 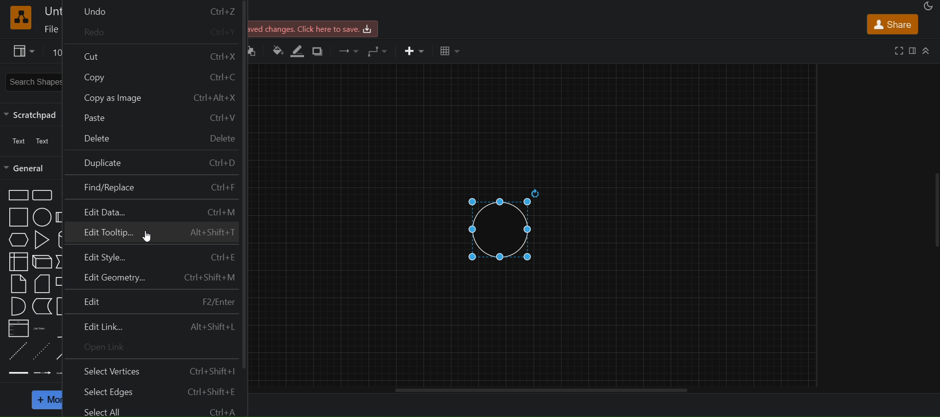 I want to click on format, so click(x=912, y=50).